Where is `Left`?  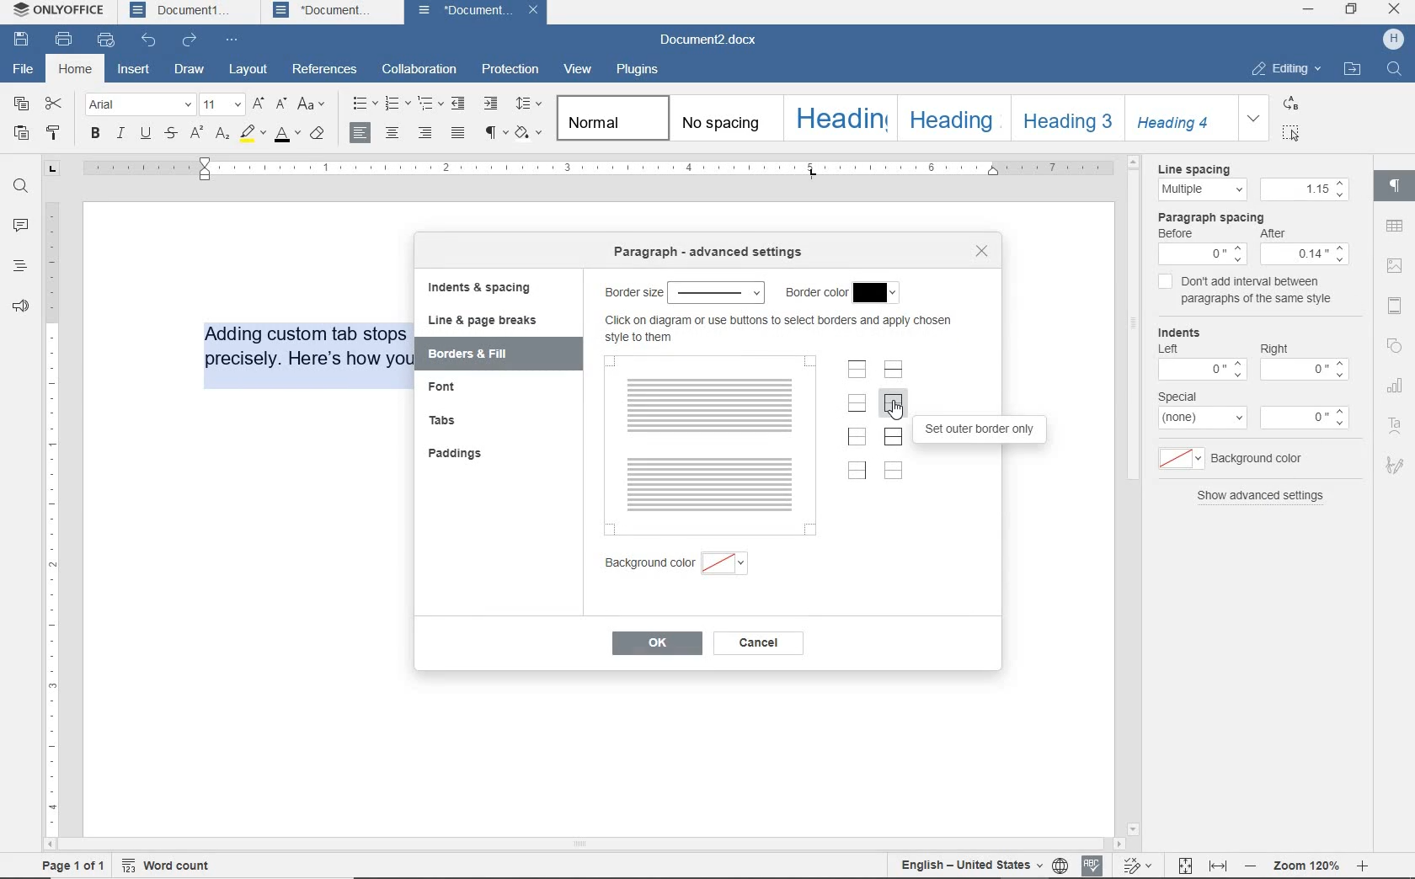
Left is located at coordinates (1173, 349).